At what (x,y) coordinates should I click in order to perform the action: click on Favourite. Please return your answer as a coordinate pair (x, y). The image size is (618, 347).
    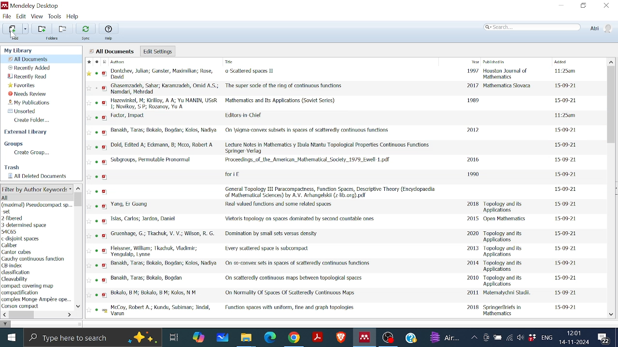
    Looking at the image, I should click on (88, 310).